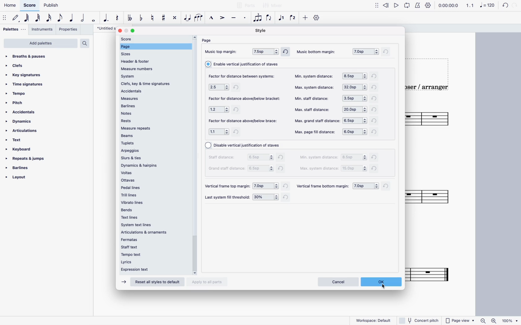 The height and width of the screenshot is (325, 521). Describe the element at coordinates (223, 52) in the screenshot. I see `music top margin` at that location.